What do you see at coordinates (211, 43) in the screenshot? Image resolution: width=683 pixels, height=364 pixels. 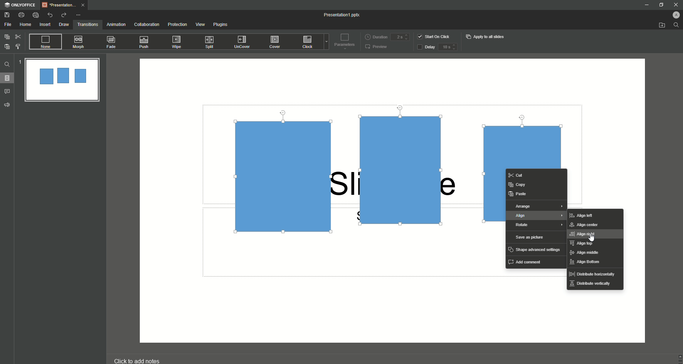 I see `Split` at bounding box center [211, 43].